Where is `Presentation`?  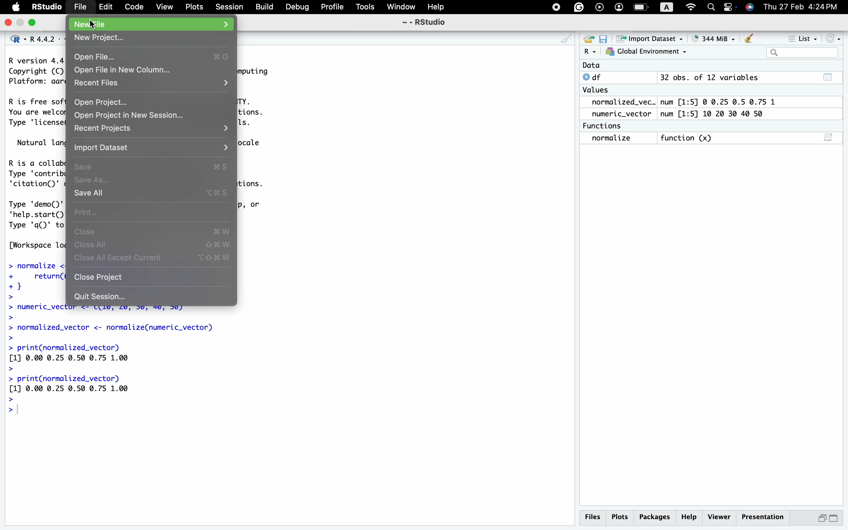
Presentation is located at coordinates (765, 517).